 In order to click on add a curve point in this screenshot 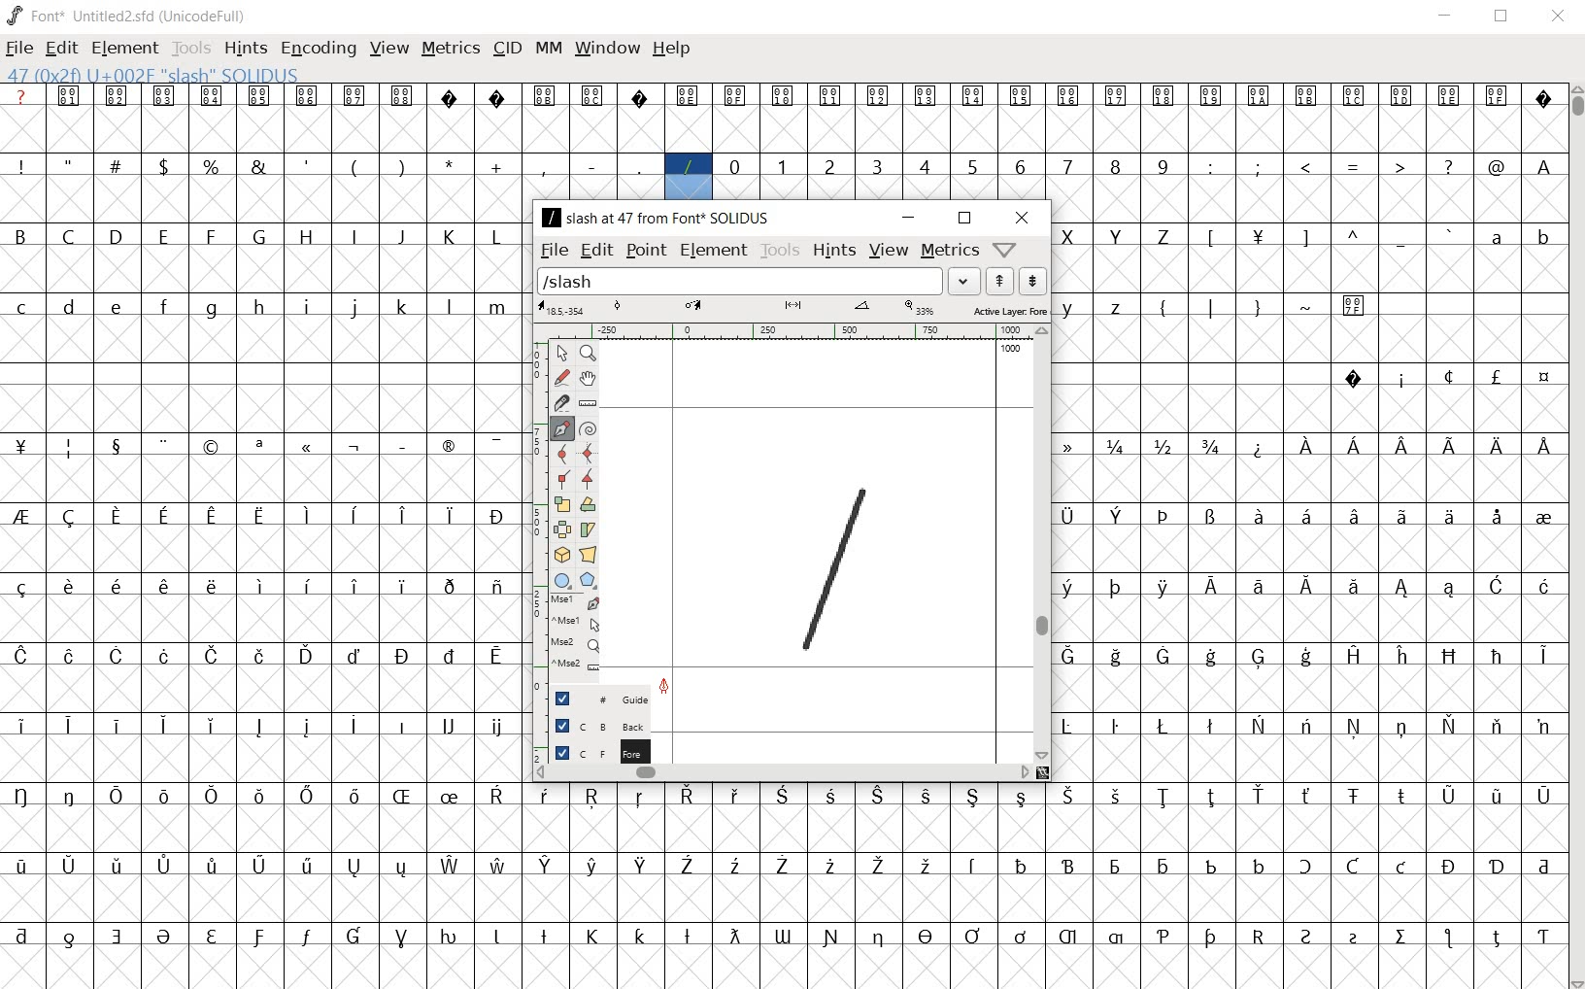, I will do `click(562, 455)`.